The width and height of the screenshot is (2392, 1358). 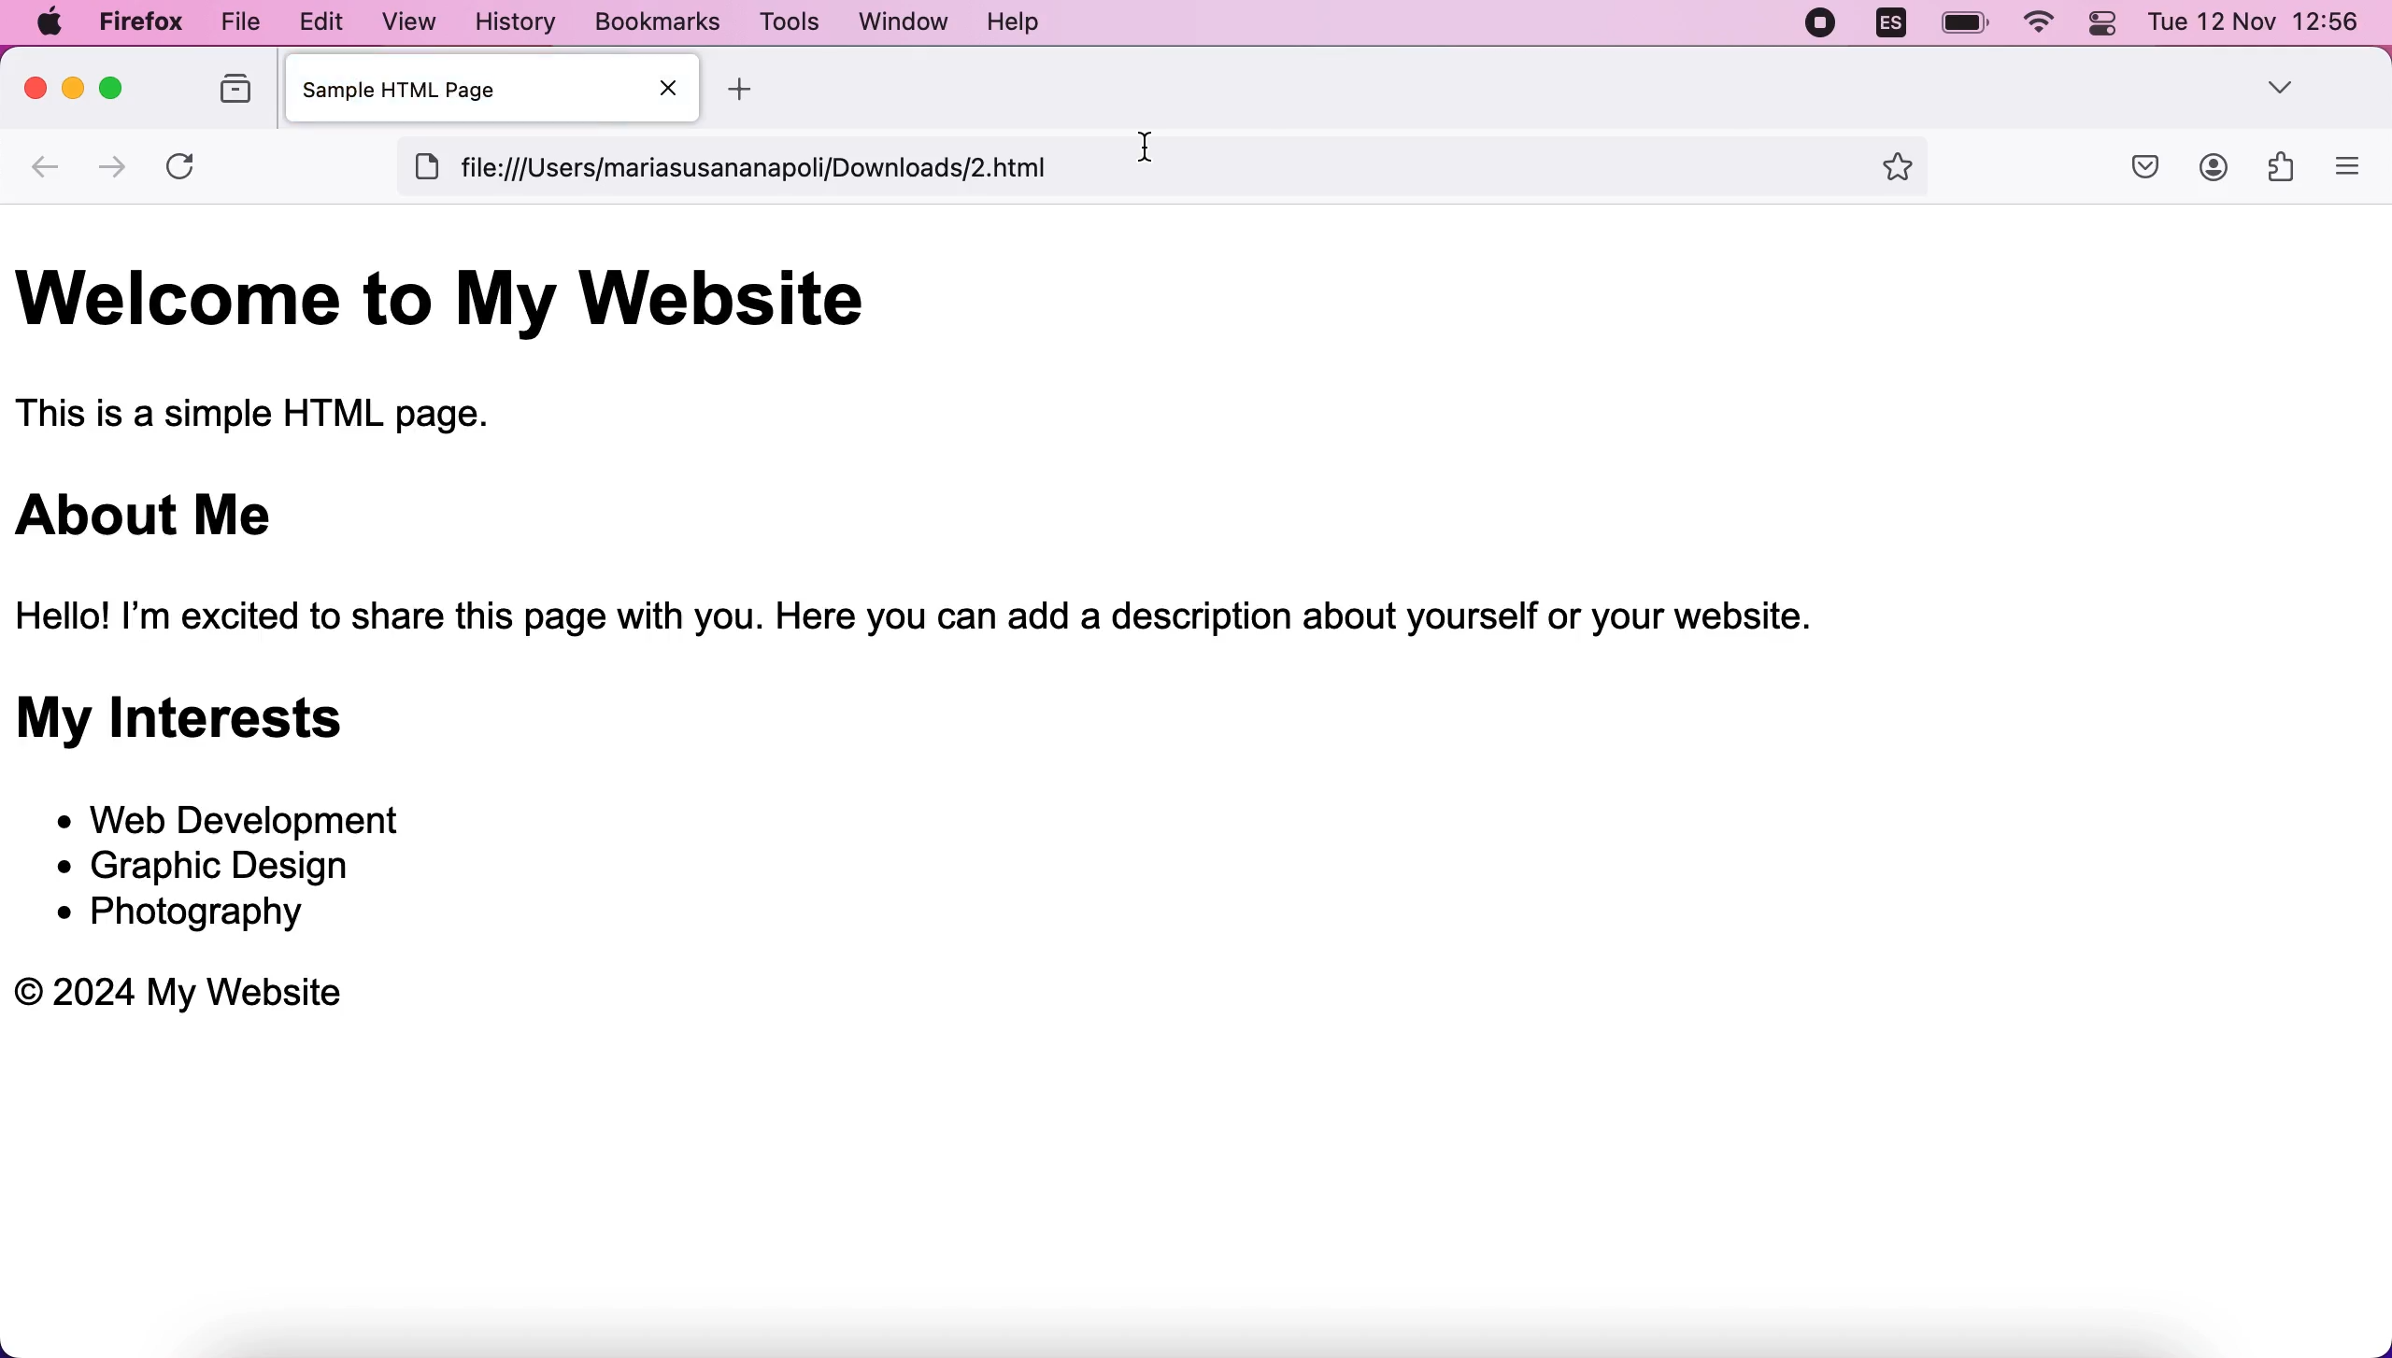 I want to click on window, so click(x=906, y=21).